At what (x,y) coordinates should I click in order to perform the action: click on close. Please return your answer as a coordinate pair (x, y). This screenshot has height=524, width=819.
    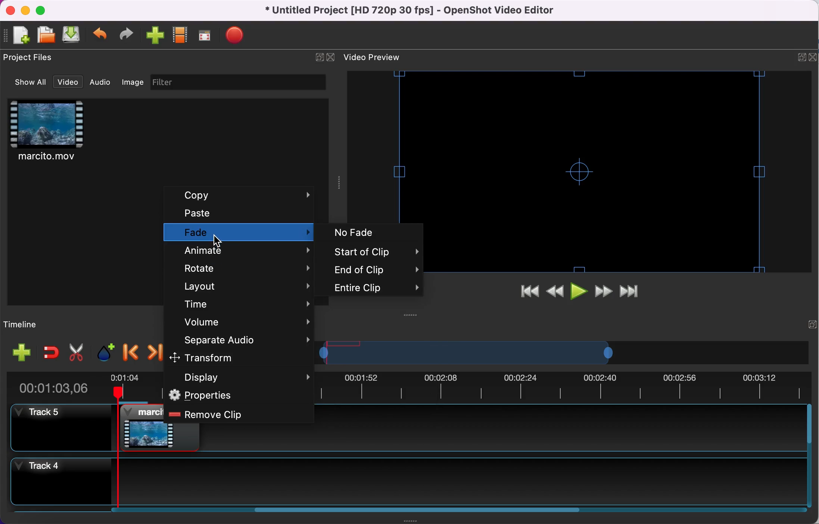
    Looking at the image, I should click on (12, 10).